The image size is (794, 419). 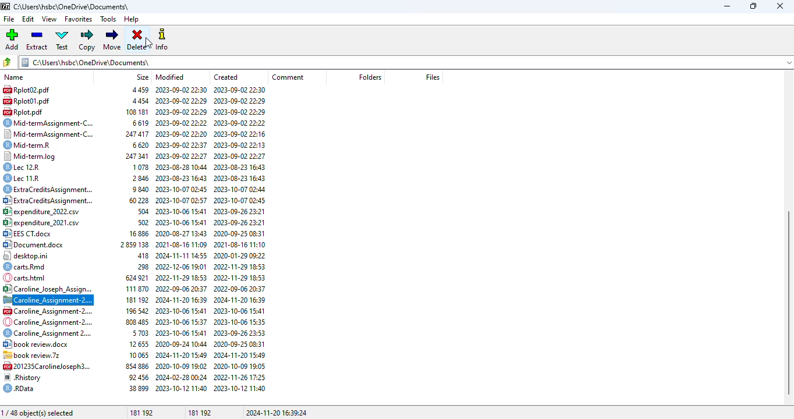 What do you see at coordinates (141, 177) in the screenshot?
I see `2846` at bounding box center [141, 177].